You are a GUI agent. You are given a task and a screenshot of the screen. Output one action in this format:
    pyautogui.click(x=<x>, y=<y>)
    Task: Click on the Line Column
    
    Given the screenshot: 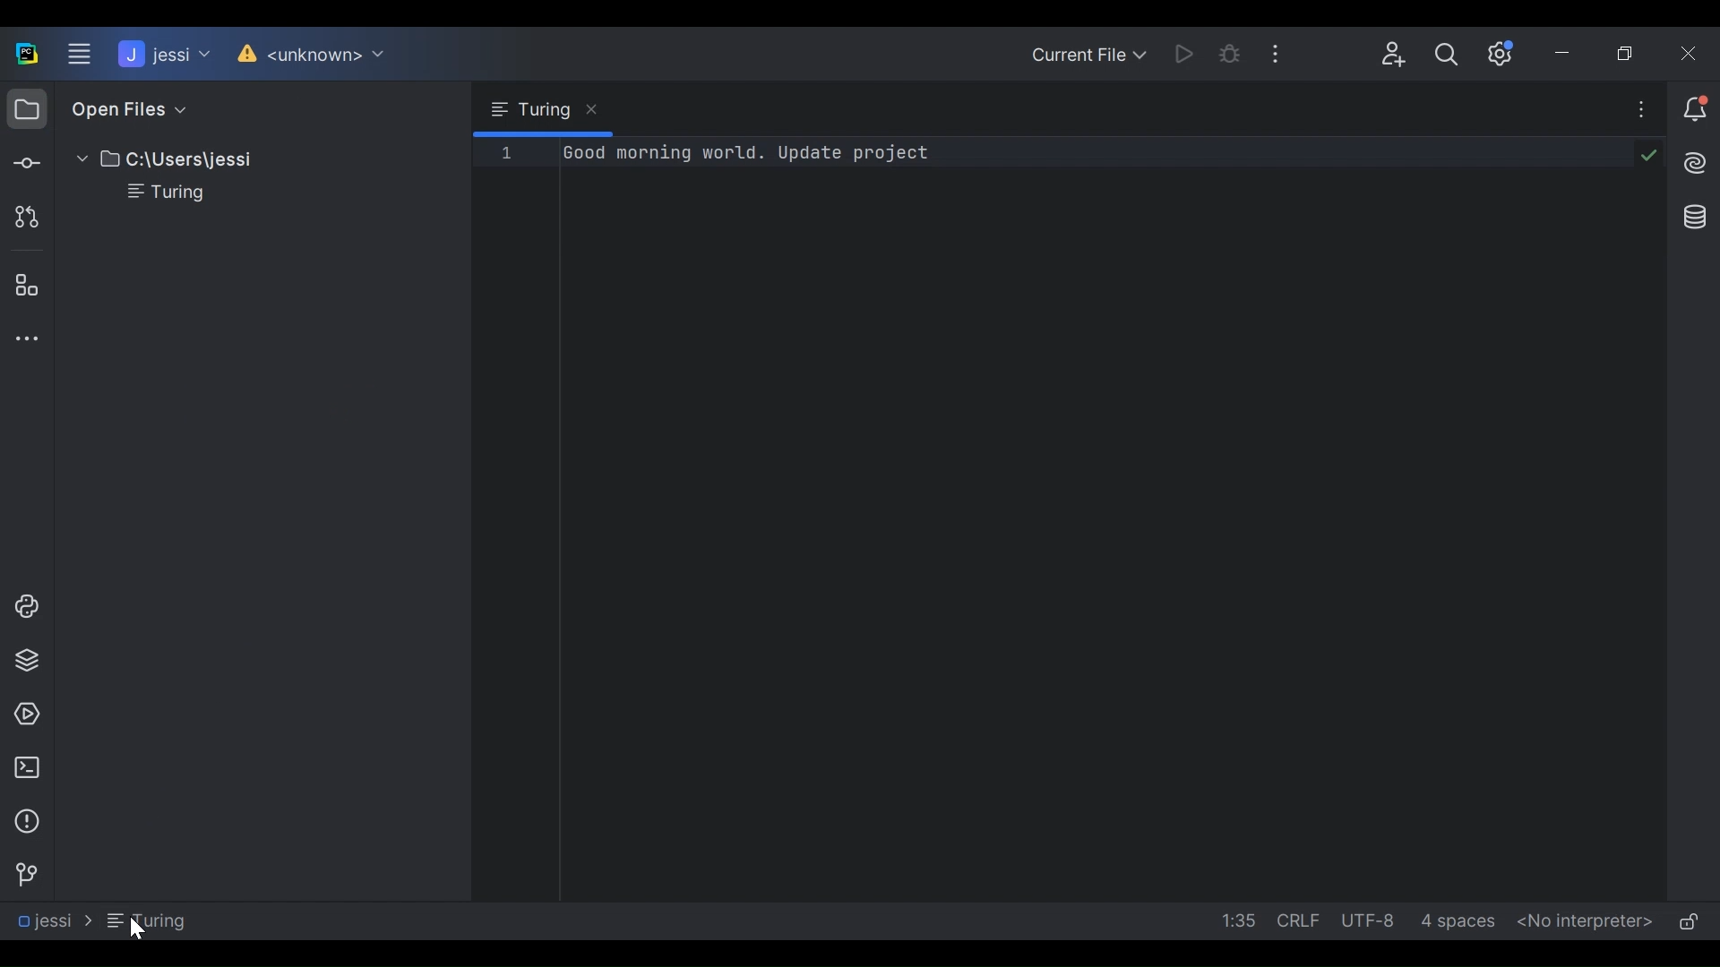 What is the action you would take?
    pyautogui.click(x=1233, y=920)
    